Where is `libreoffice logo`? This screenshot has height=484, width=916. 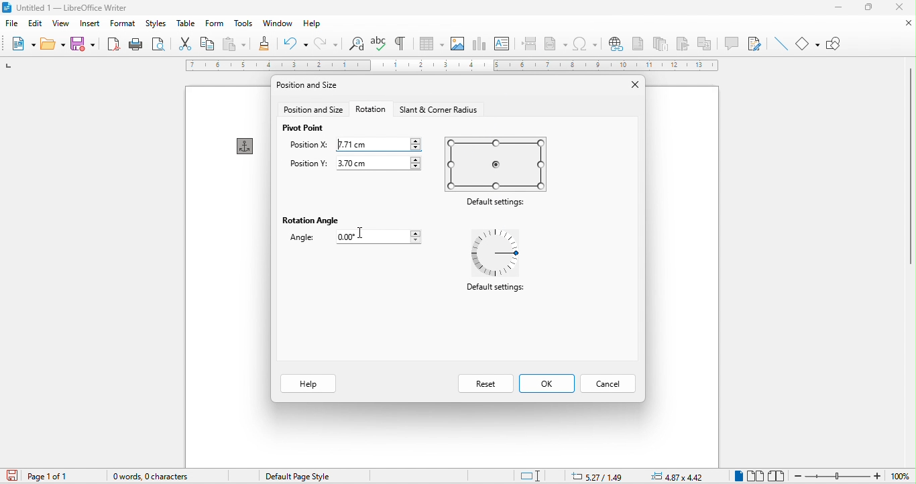 libreoffice logo is located at coordinates (7, 7).